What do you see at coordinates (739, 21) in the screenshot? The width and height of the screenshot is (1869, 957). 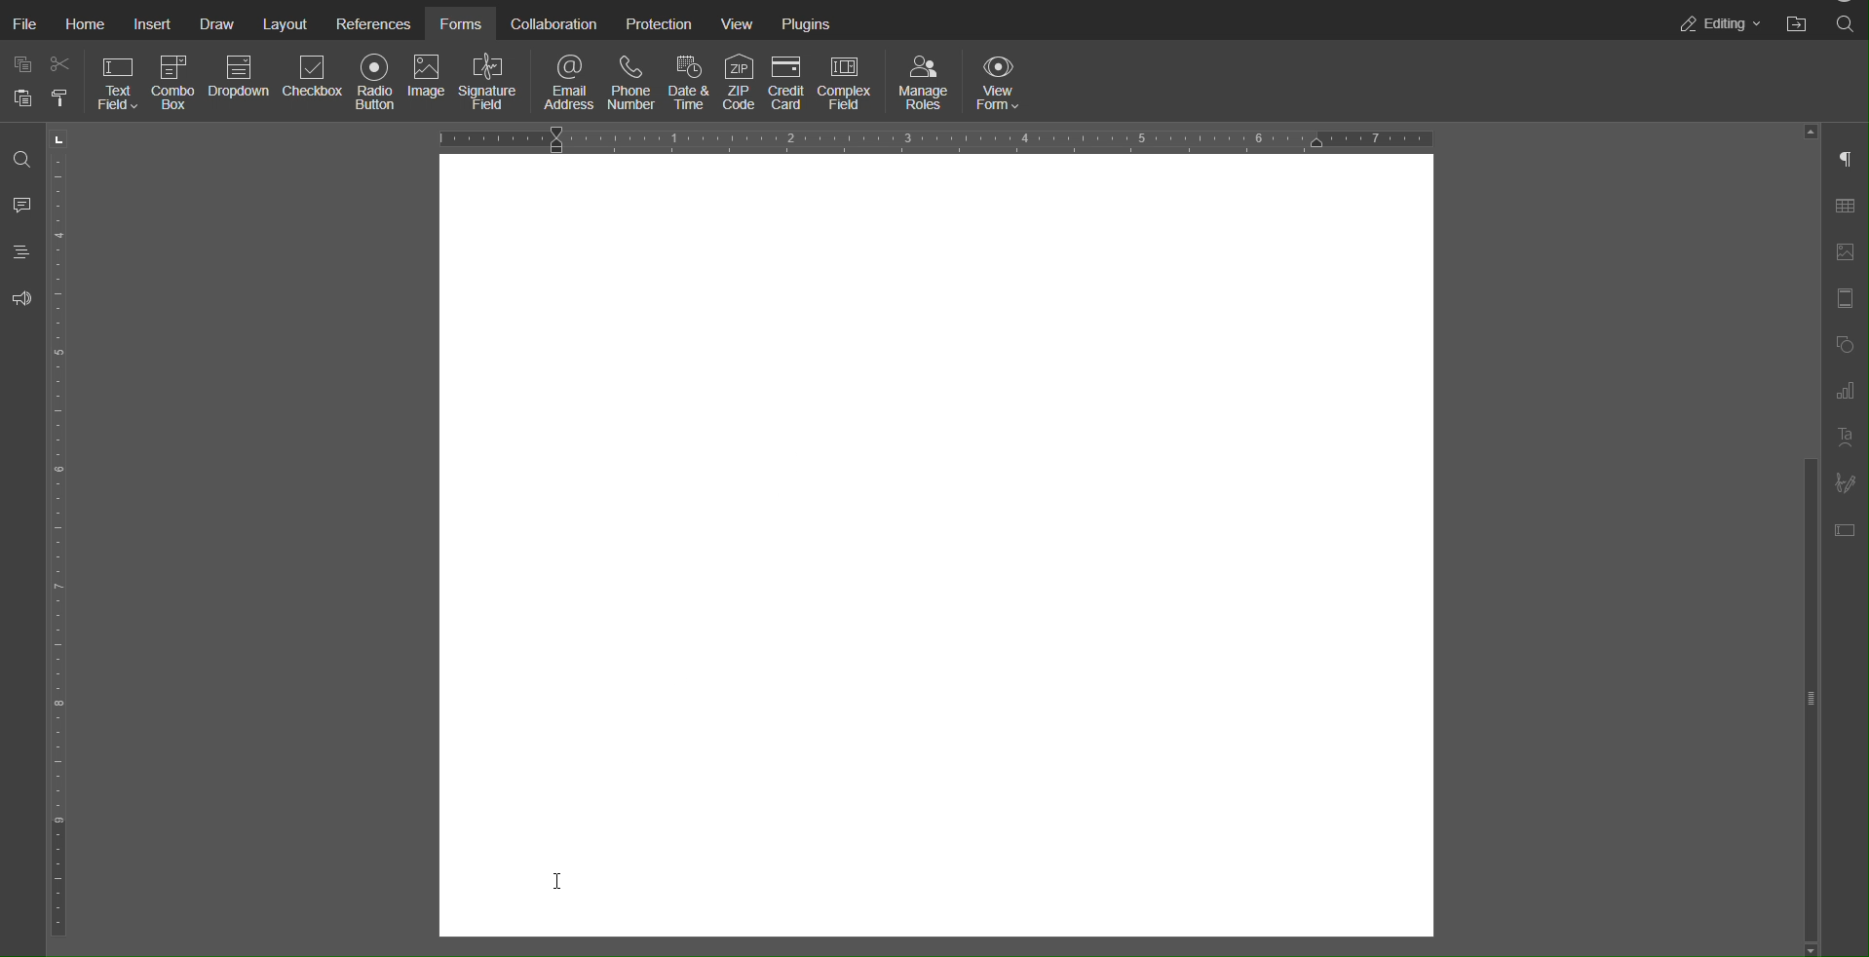 I see `View` at bounding box center [739, 21].